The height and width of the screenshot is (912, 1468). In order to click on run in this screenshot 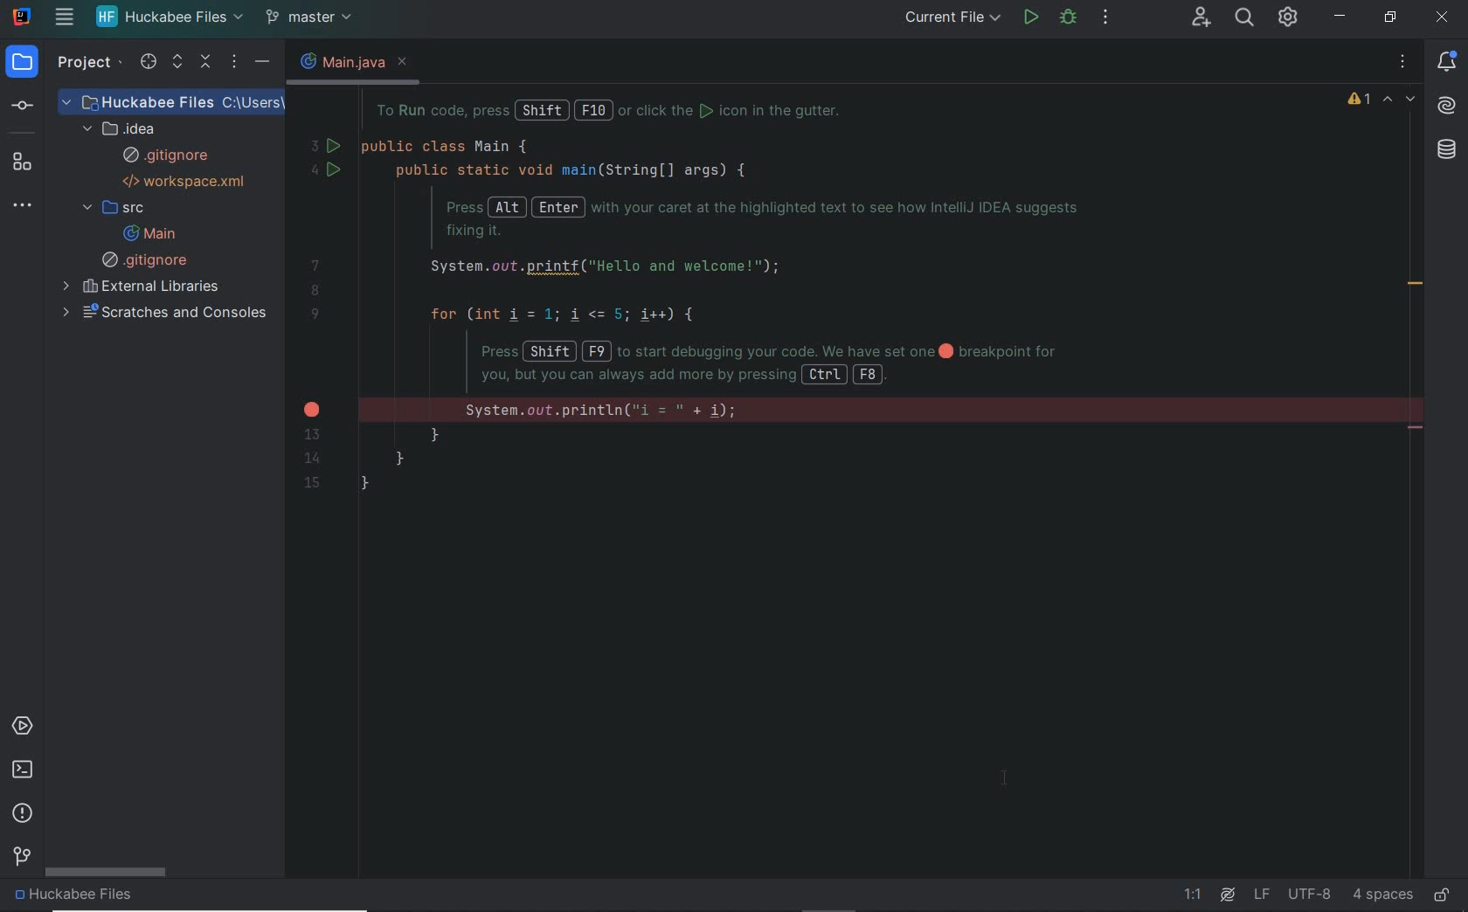, I will do `click(1030, 19)`.